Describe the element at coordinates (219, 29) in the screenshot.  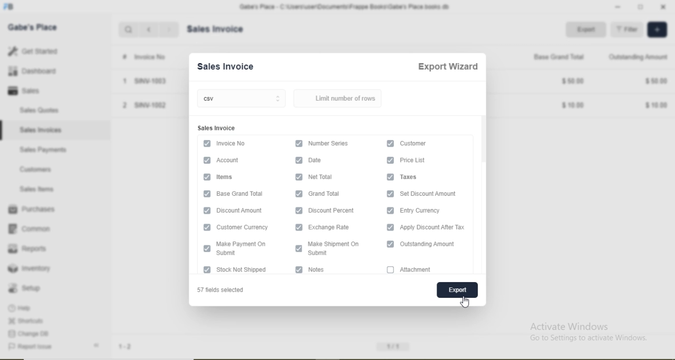
I see `Sales Invoice` at that location.